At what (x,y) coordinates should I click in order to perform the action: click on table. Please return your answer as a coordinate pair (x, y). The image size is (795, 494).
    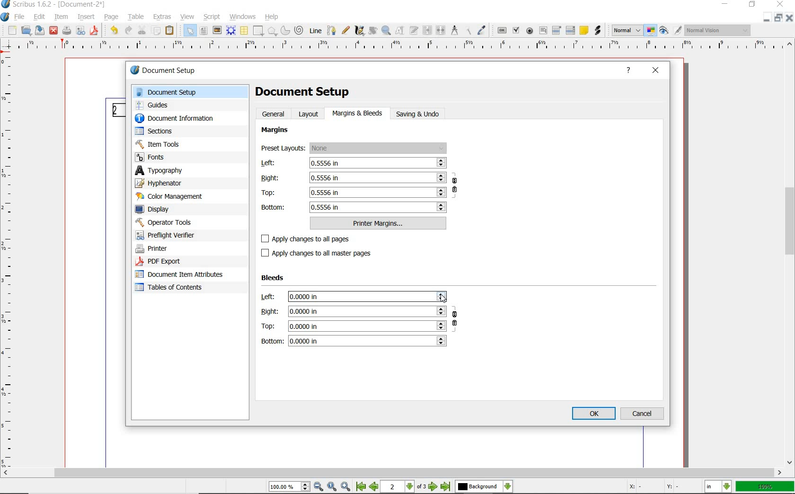
    Looking at the image, I should click on (137, 18).